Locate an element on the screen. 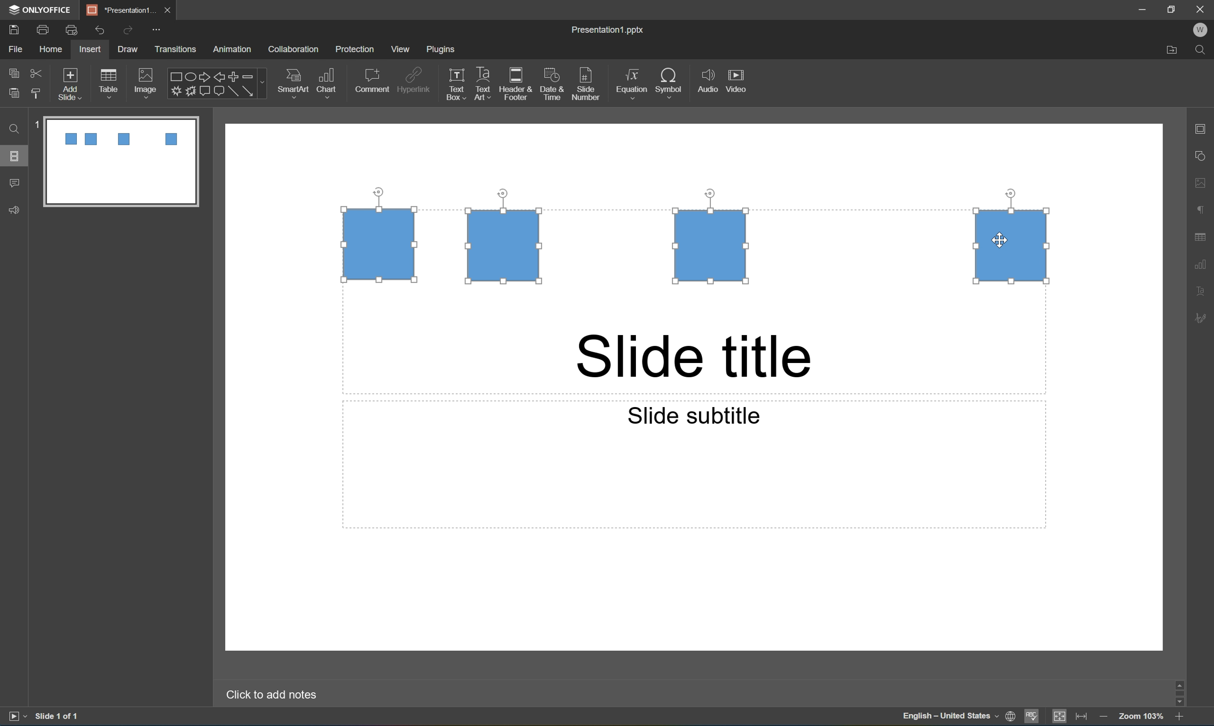 The width and height of the screenshot is (1214, 726). comments is located at coordinates (14, 183).